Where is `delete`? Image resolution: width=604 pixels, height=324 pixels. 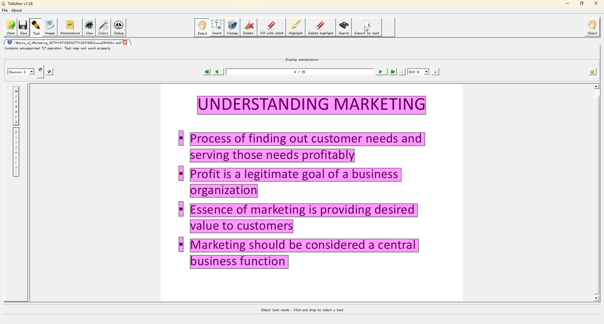
delete is located at coordinates (248, 27).